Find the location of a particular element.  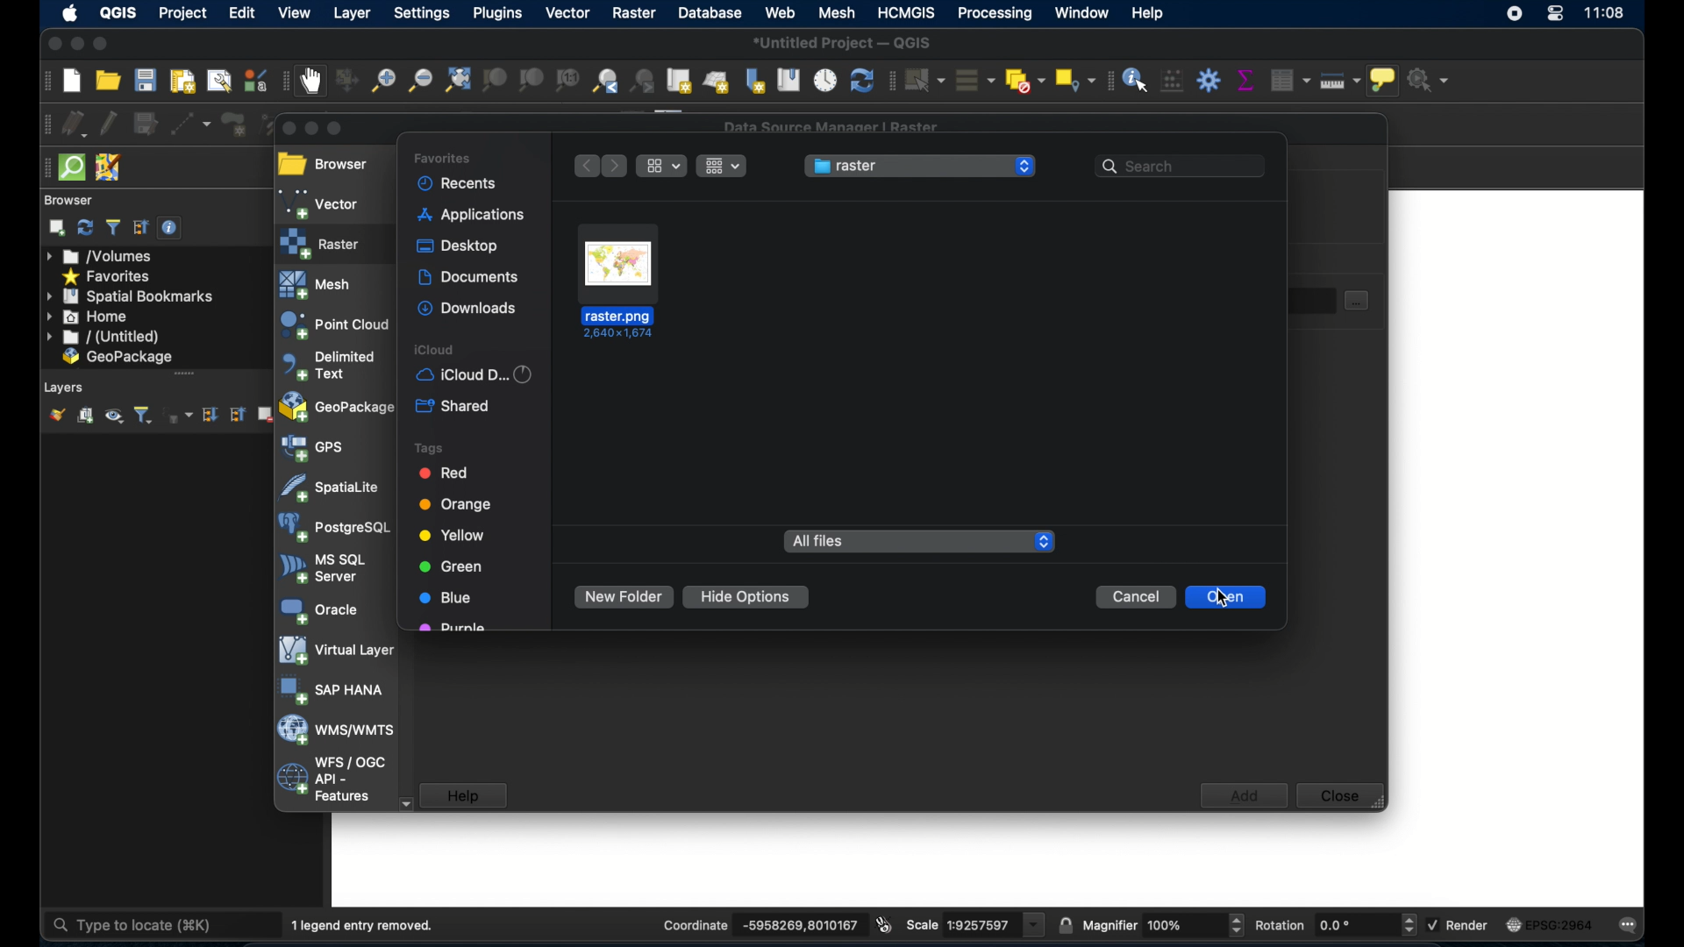

favorites is located at coordinates (439, 154).